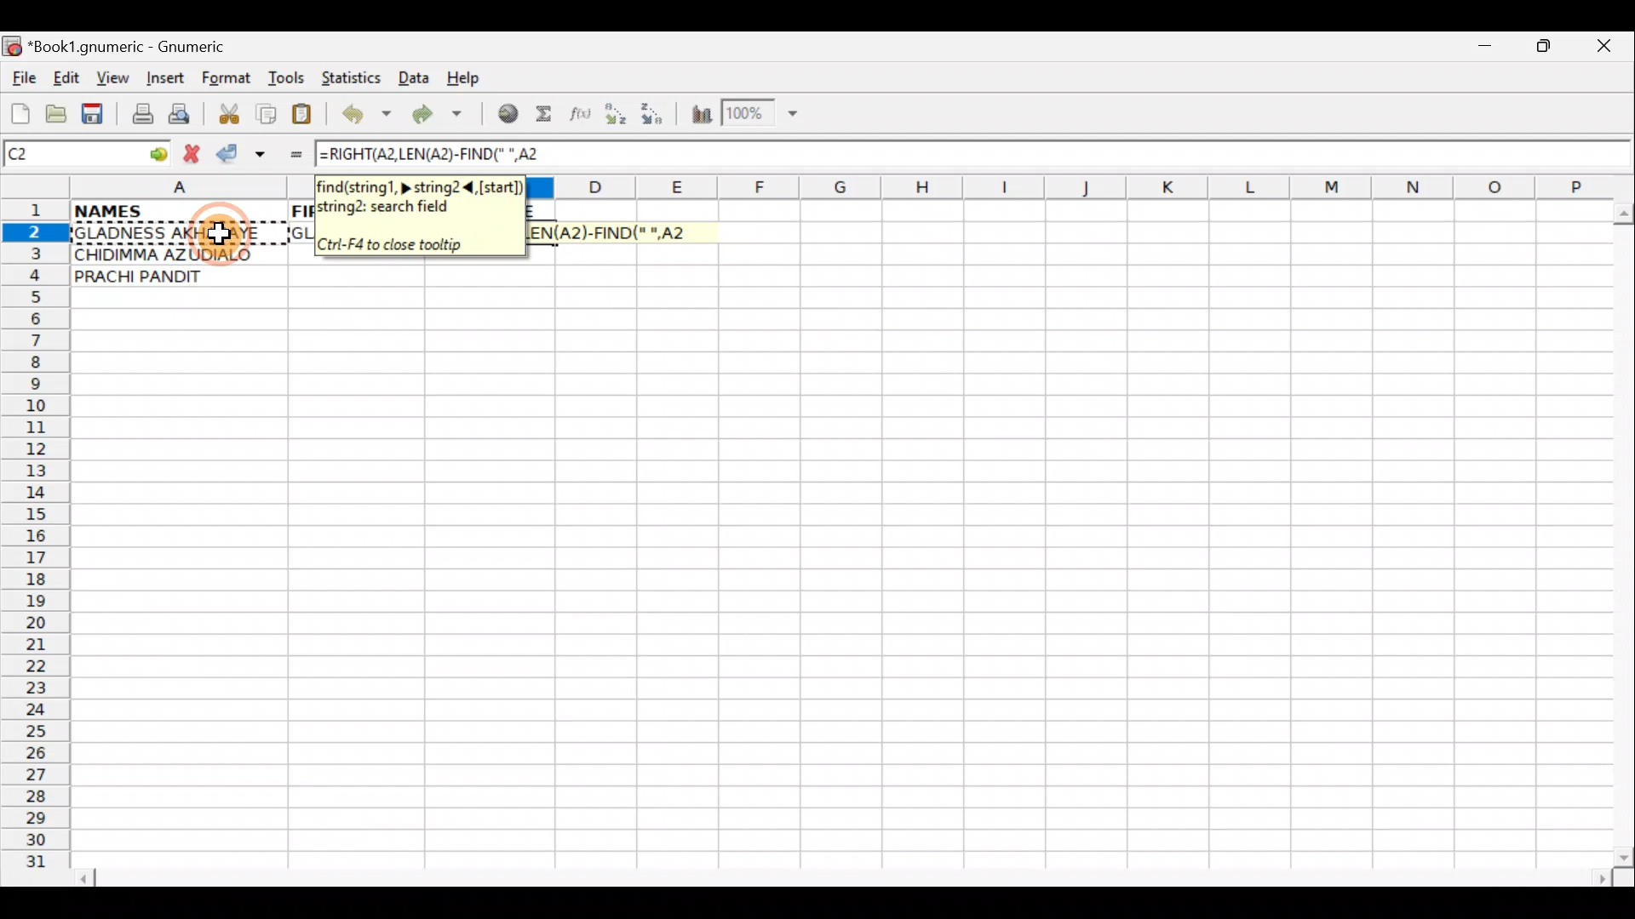  Describe the element at coordinates (142, 47) in the screenshot. I see `*Book1.gnumeric - Gnumeric` at that location.